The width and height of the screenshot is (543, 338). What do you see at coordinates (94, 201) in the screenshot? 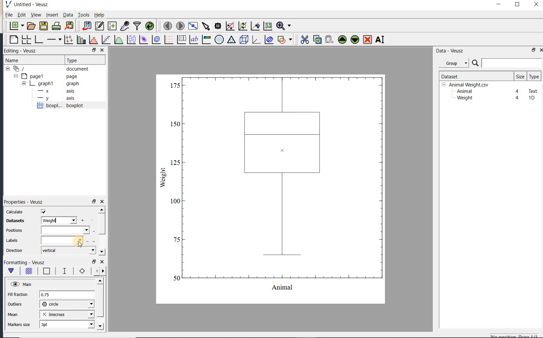
I see `restore` at bounding box center [94, 201].